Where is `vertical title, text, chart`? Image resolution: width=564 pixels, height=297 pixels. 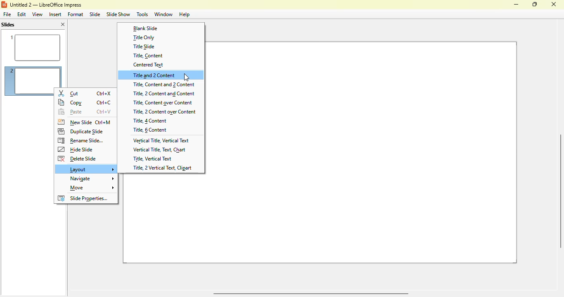 vertical title, text, chart is located at coordinates (159, 150).